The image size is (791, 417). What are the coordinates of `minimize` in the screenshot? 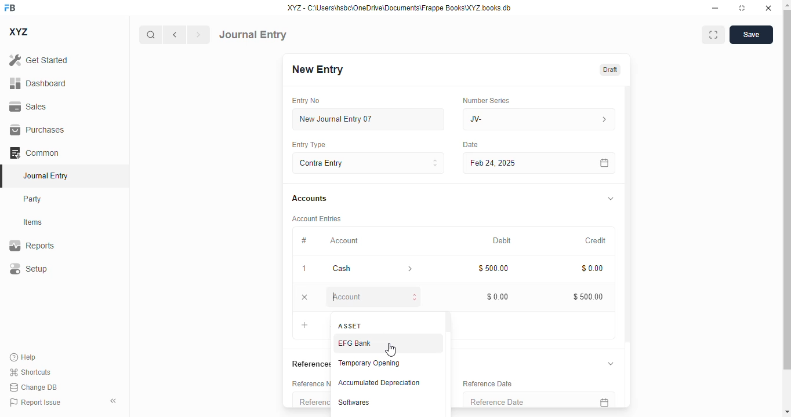 It's located at (716, 8).